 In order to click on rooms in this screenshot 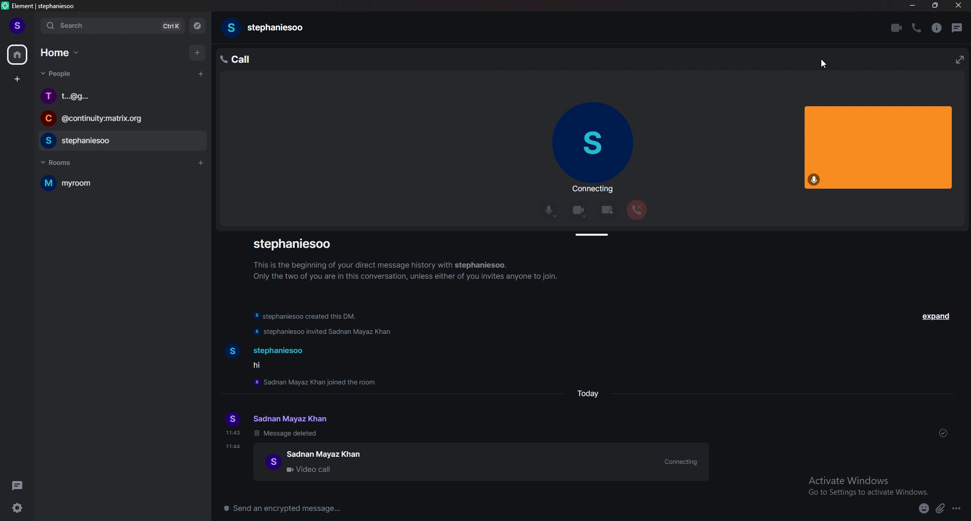, I will do `click(64, 163)`.